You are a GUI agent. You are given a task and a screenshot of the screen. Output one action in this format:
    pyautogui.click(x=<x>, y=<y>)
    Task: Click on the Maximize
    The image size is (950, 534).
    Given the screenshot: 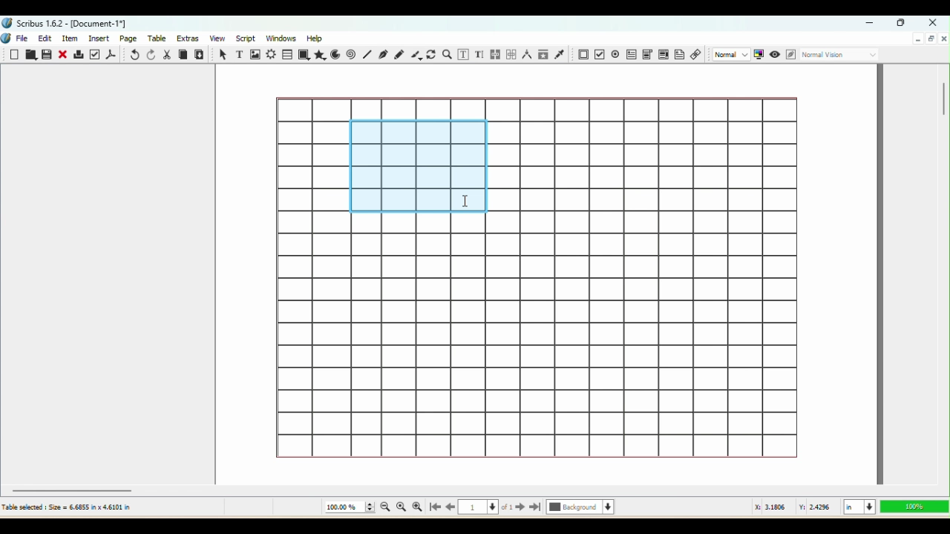 What is the action you would take?
    pyautogui.click(x=931, y=39)
    